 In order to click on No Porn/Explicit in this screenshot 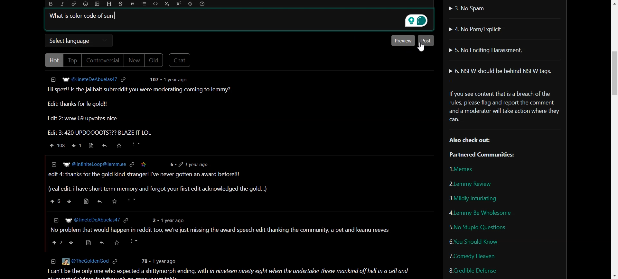, I will do `click(478, 29)`.